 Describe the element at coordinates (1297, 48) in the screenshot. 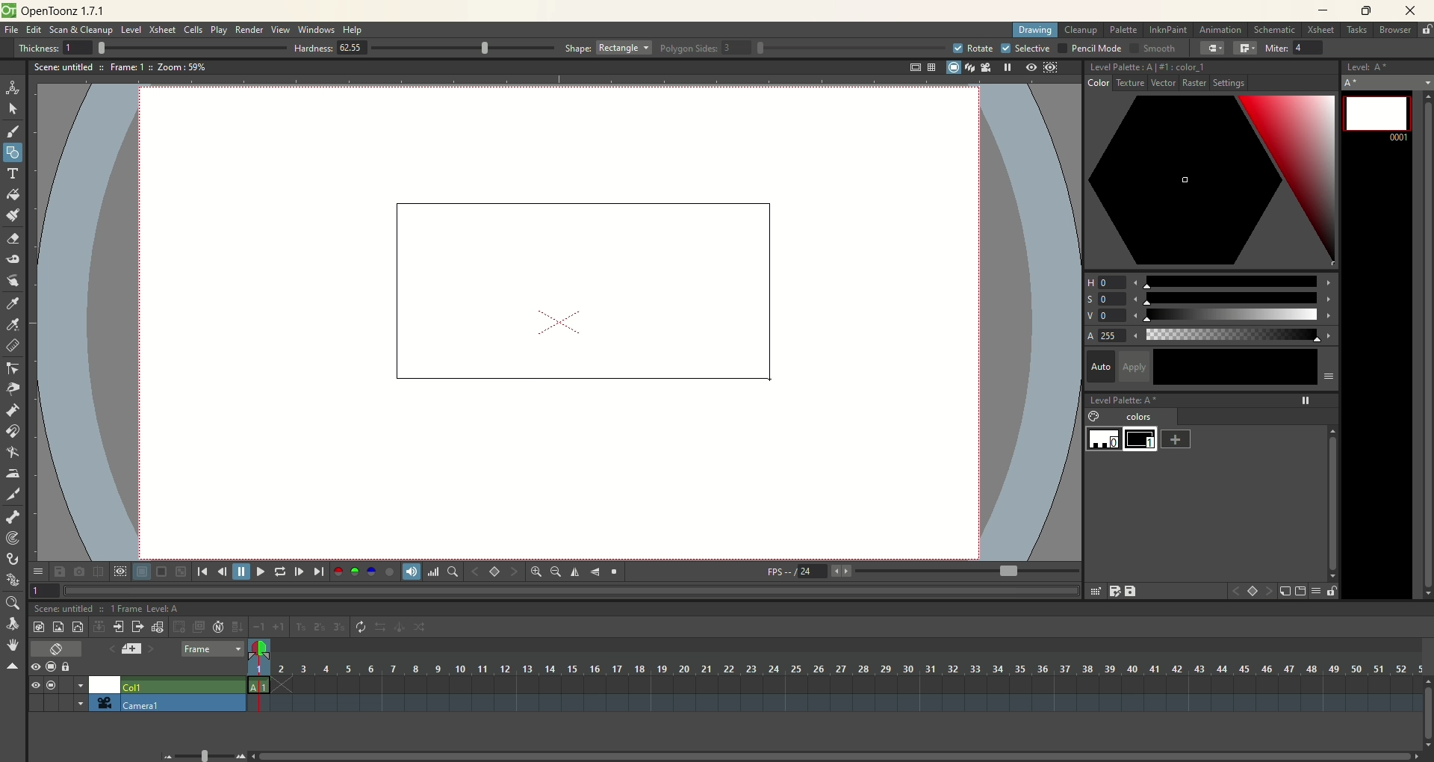

I see `miter` at that location.